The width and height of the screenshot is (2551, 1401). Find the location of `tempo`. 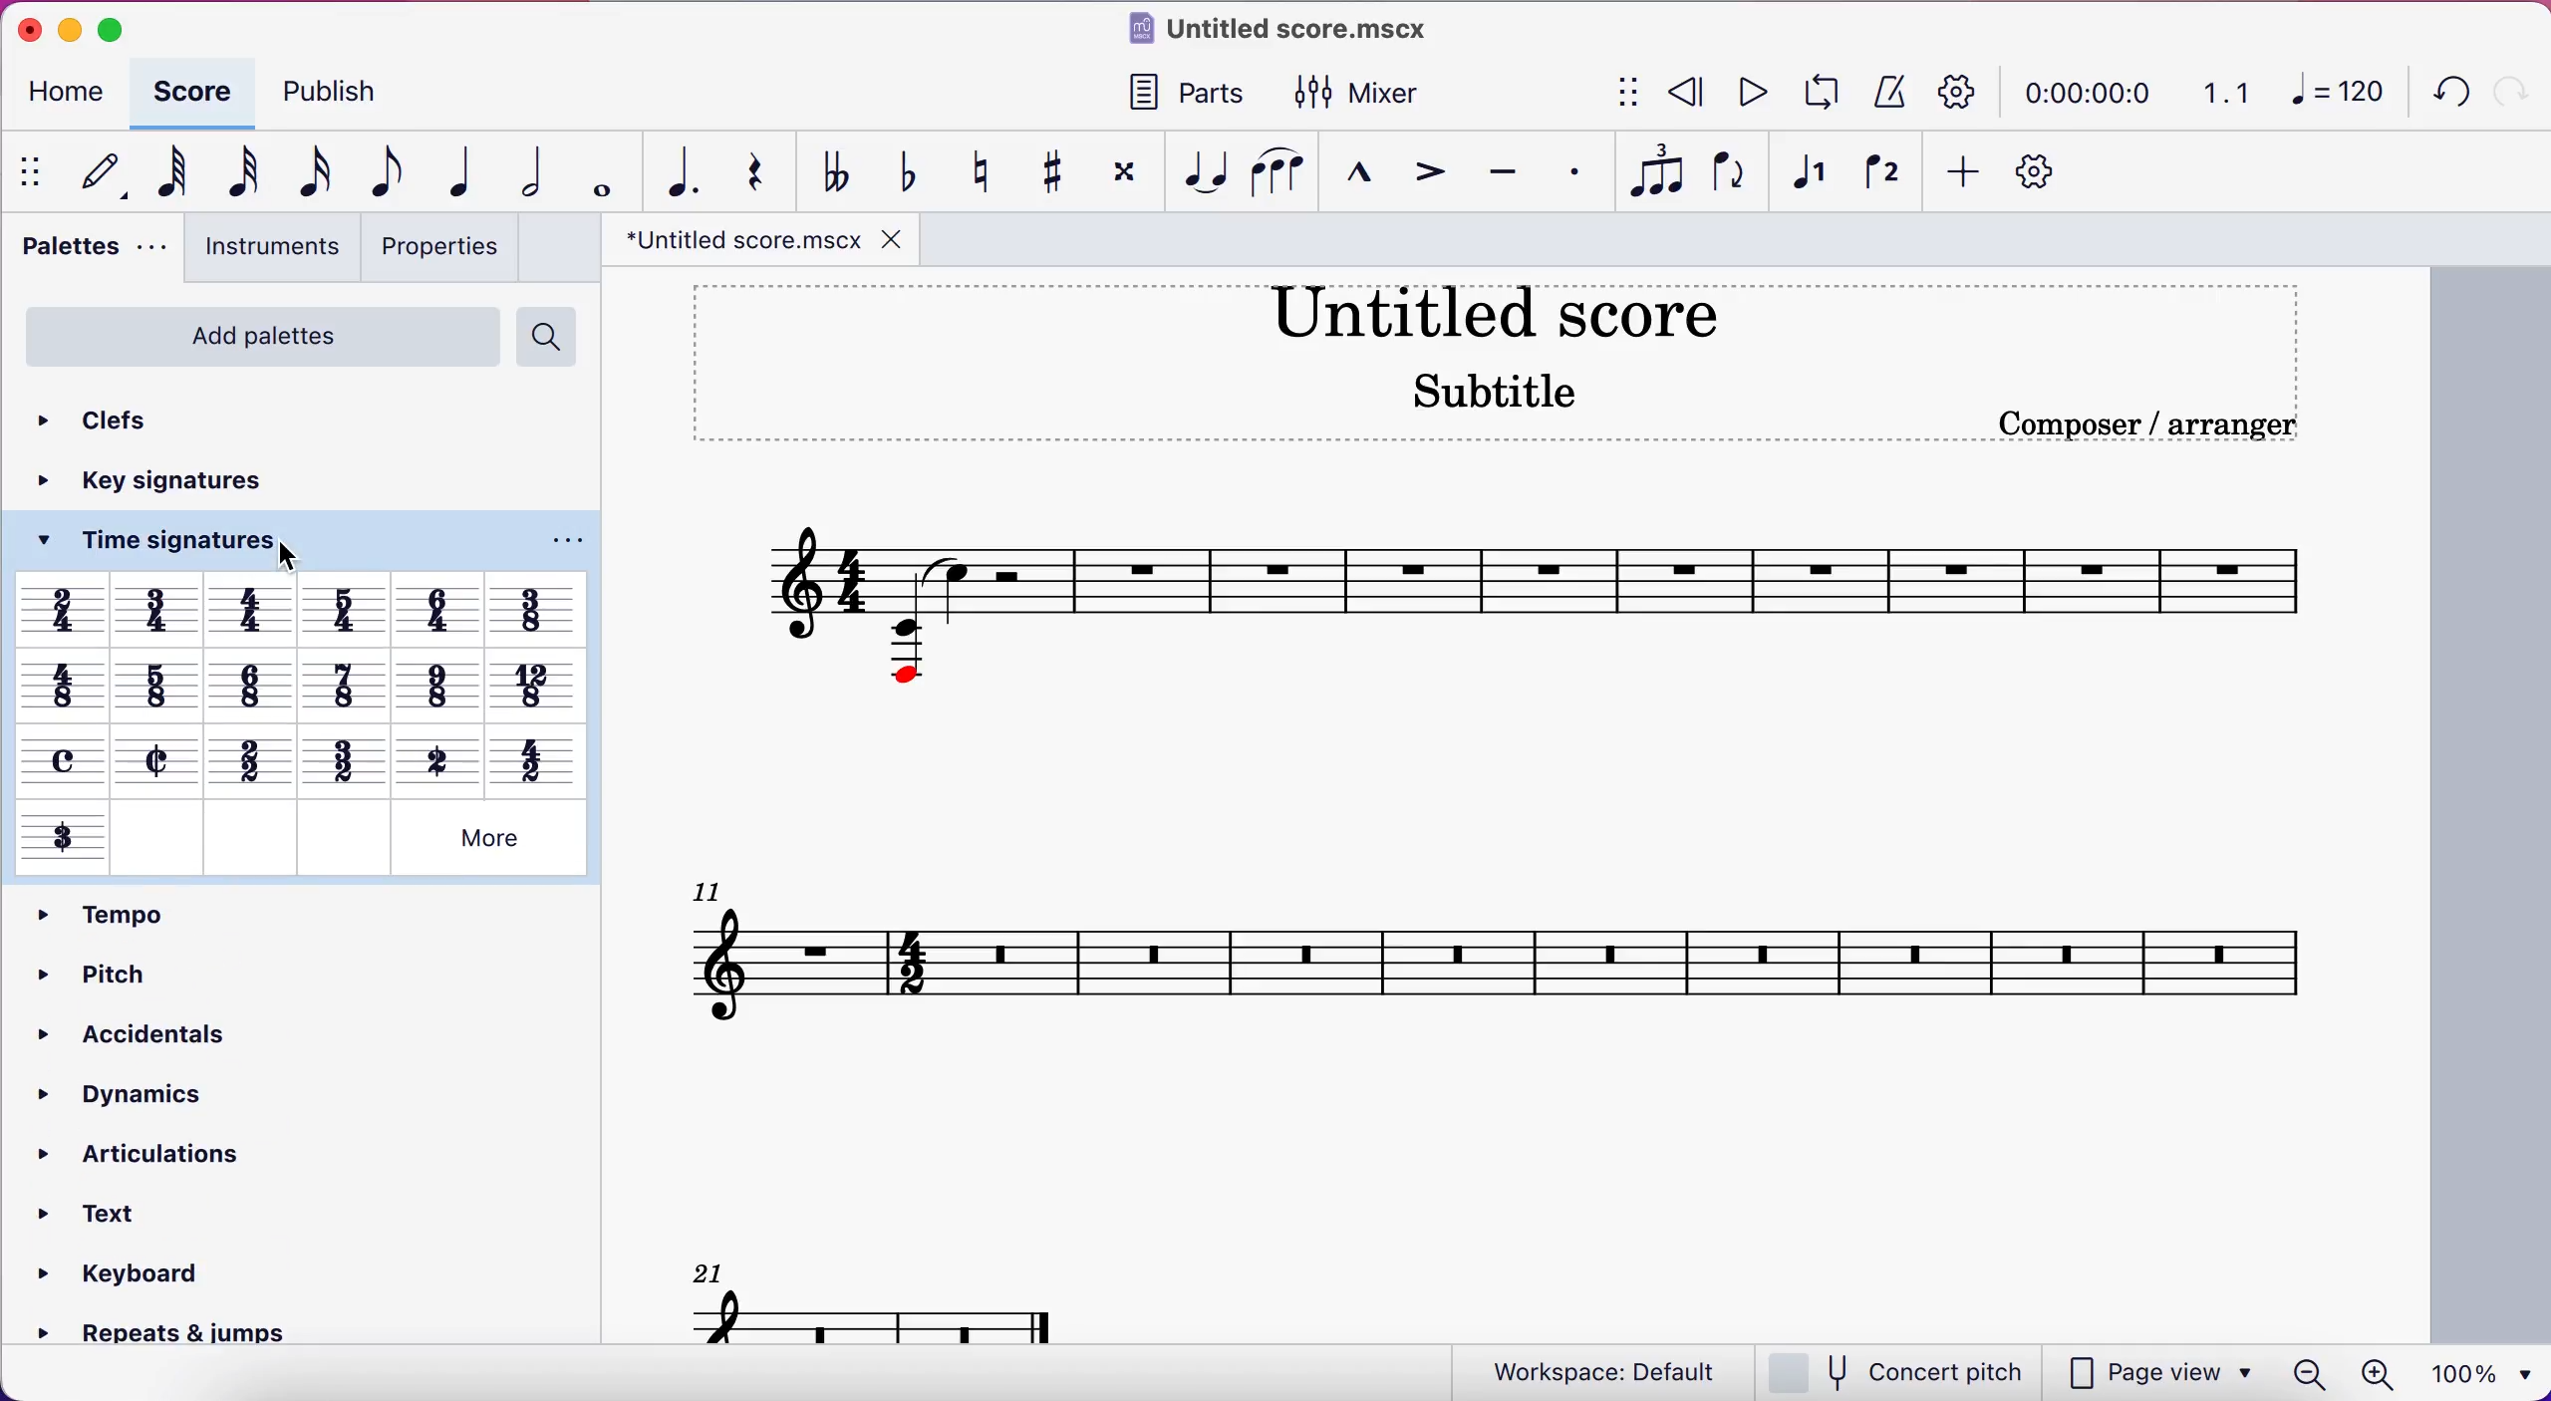

tempo is located at coordinates (107, 911).